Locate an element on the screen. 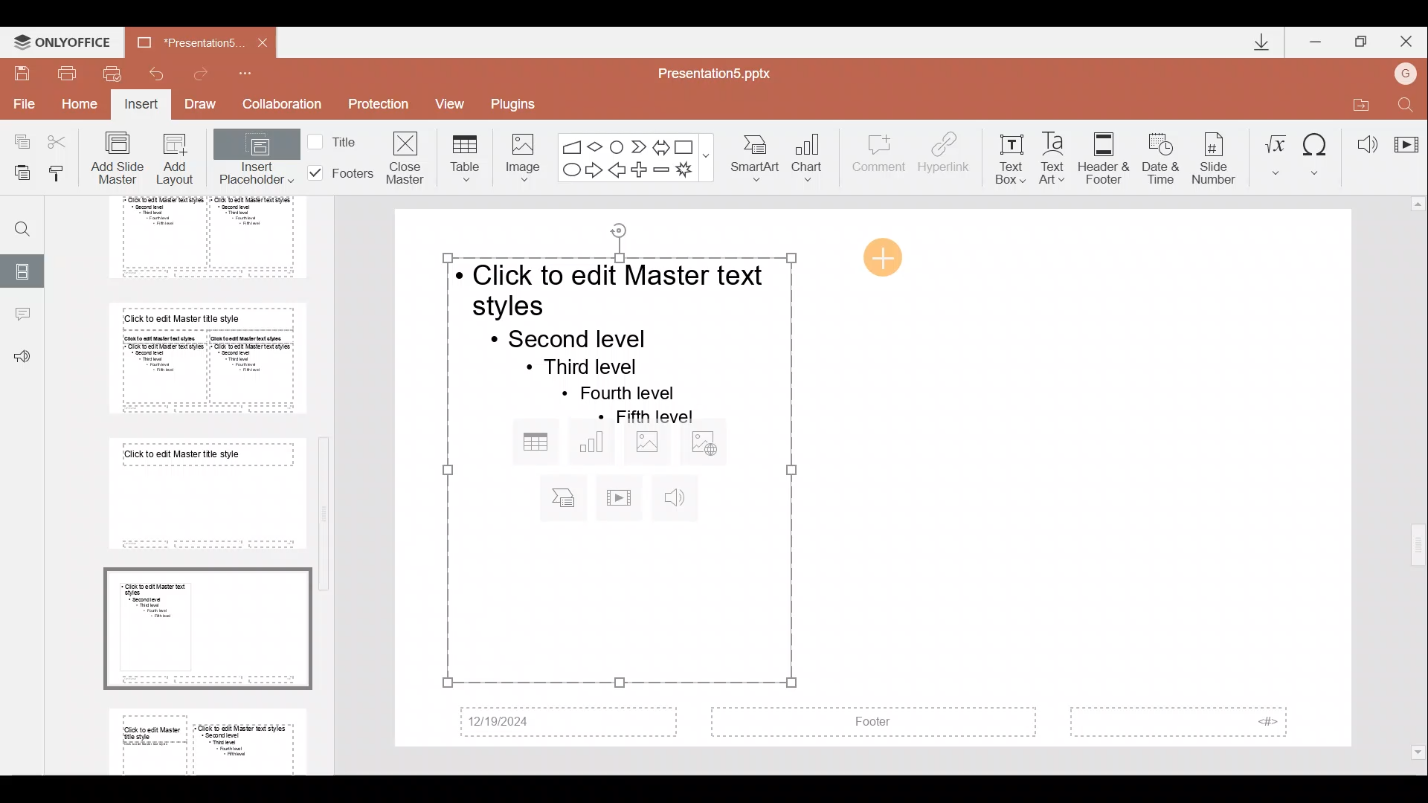 The width and height of the screenshot is (1428, 803). Slide number is located at coordinates (1217, 155).